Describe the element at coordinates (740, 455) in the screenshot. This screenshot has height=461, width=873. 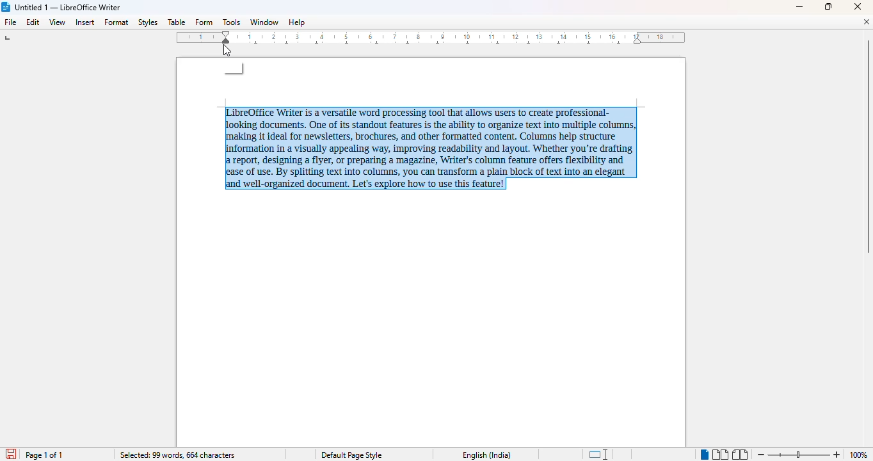
I see `book view` at that location.